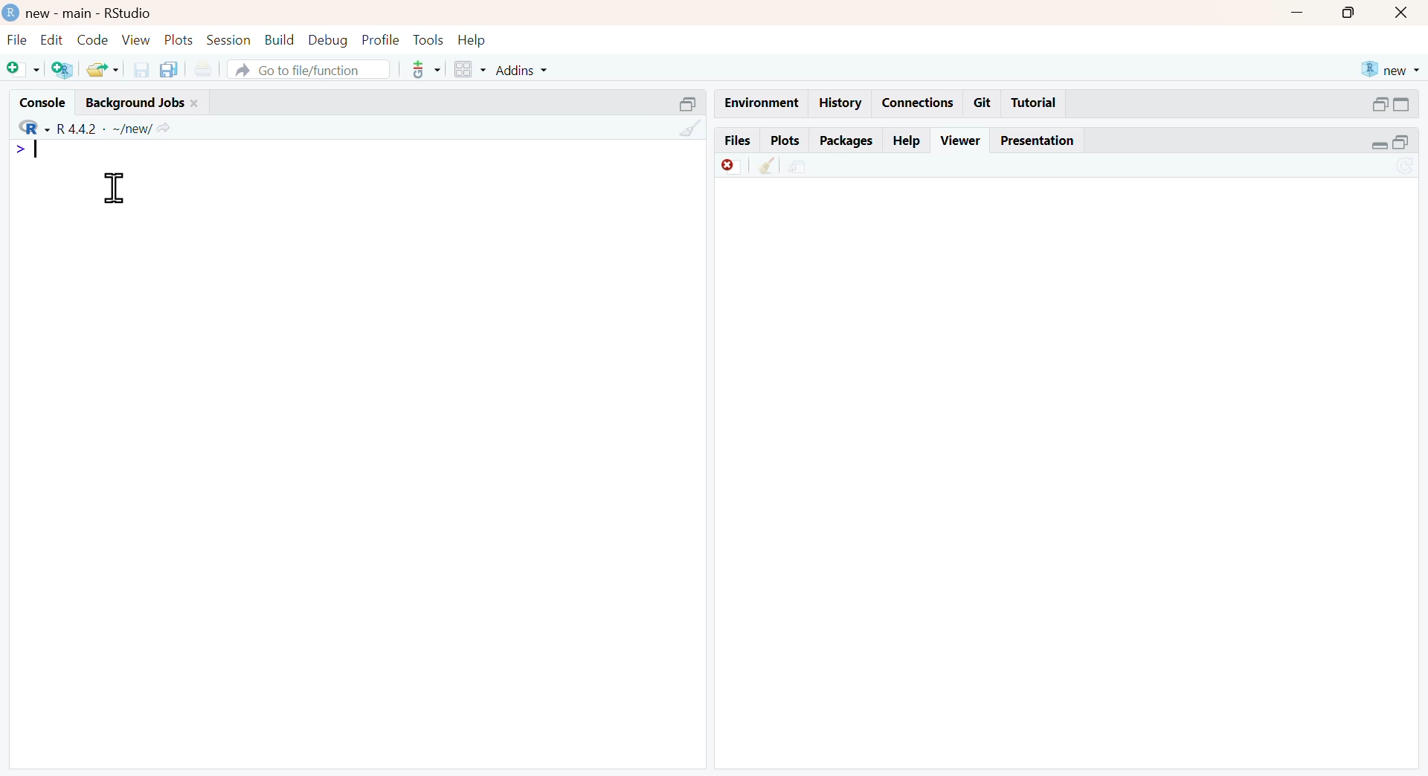  Describe the element at coordinates (93, 39) in the screenshot. I see `code` at that location.